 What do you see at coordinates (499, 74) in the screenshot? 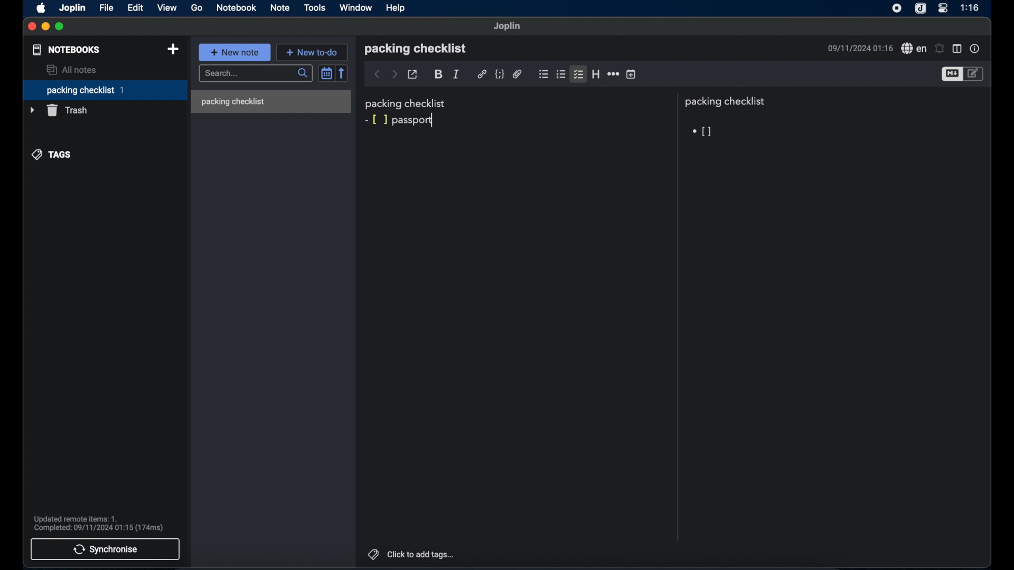
I see `code` at bounding box center [499, 74].